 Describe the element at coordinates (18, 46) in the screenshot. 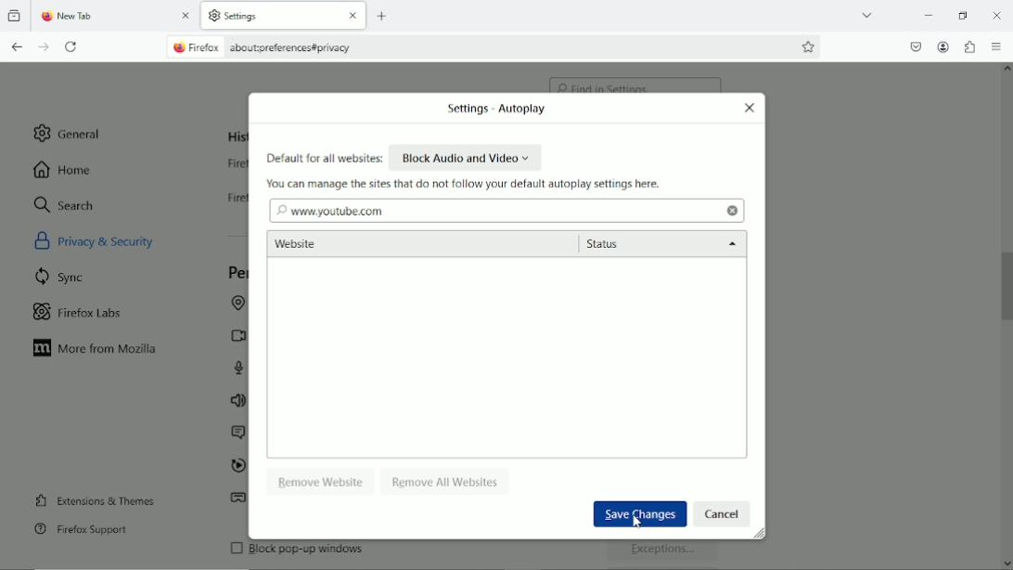

I see `go back` at that location.